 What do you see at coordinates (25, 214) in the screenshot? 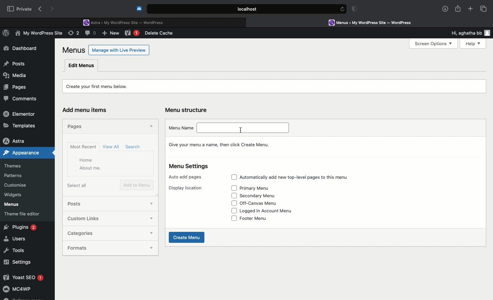
I see `Theme file editor` at bounding box center [25, 214].